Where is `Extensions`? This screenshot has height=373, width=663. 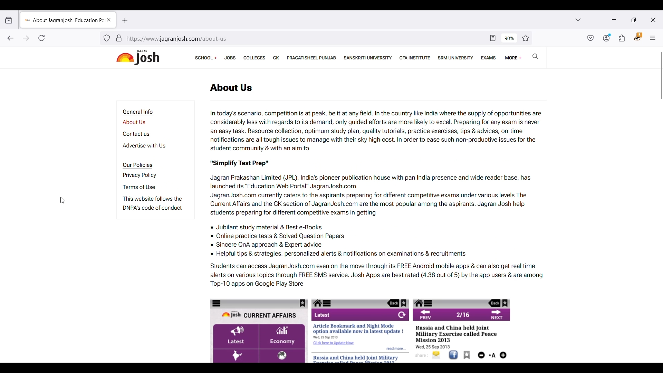 Extensions is located at coordinates (622, 38).